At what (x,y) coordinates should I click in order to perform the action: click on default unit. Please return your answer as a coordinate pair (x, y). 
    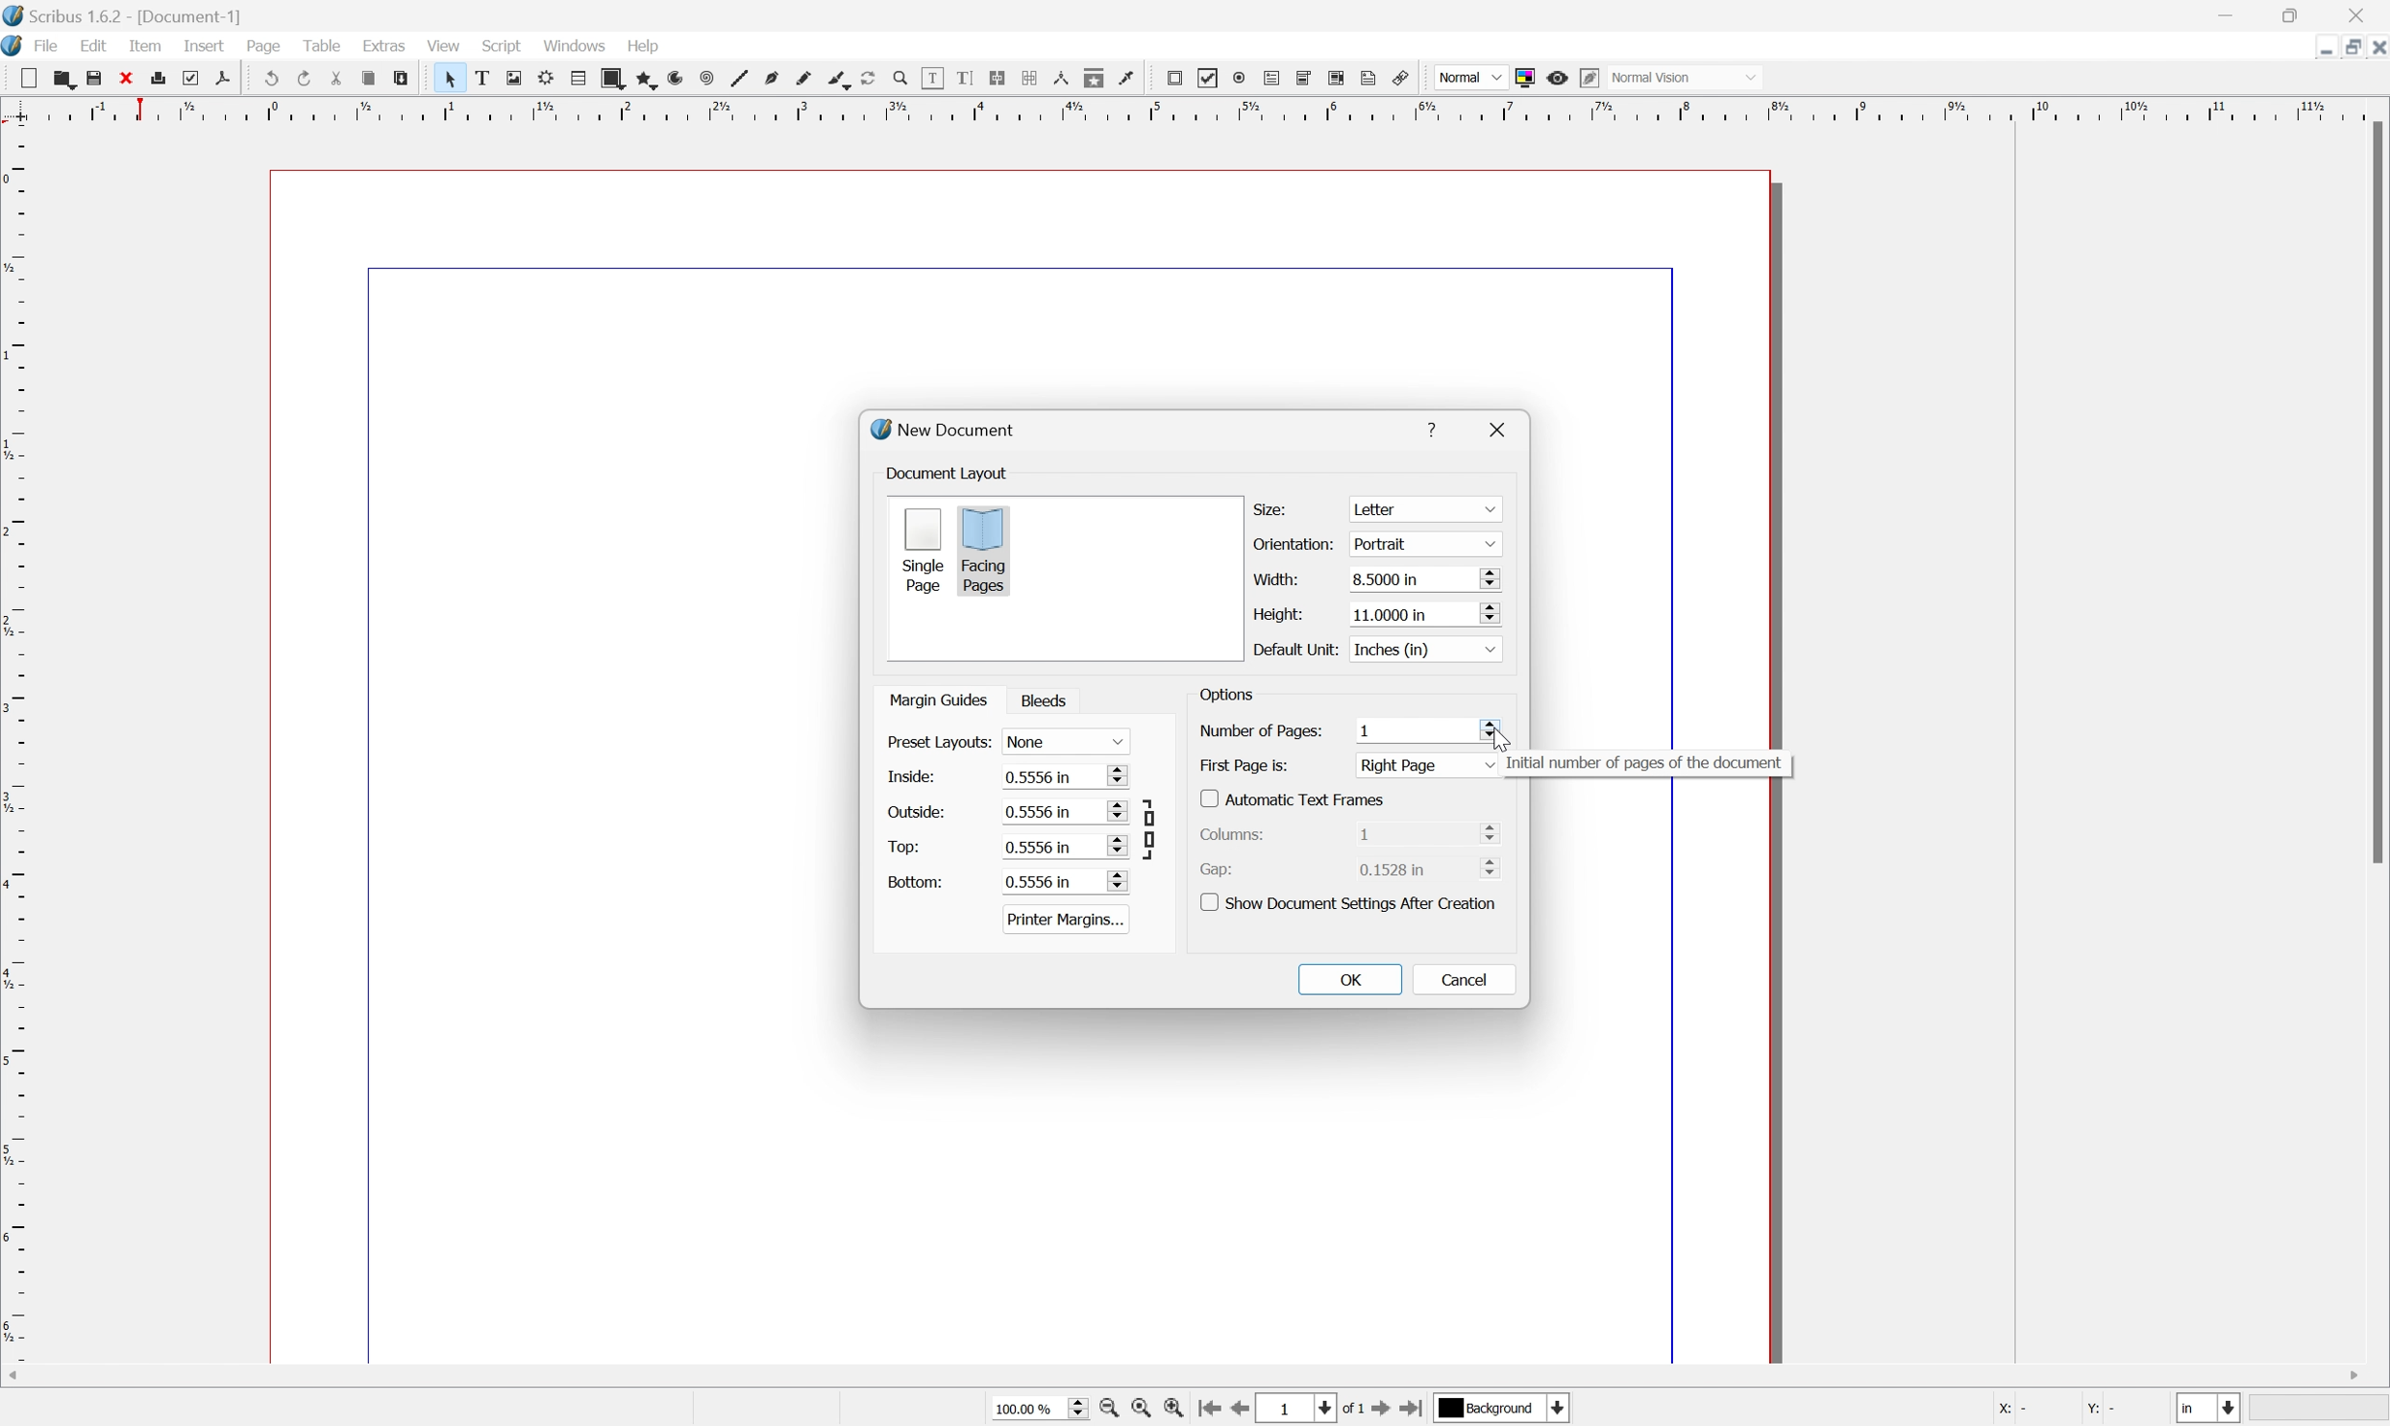
    Looking at the image, I should click on (1293, 649).